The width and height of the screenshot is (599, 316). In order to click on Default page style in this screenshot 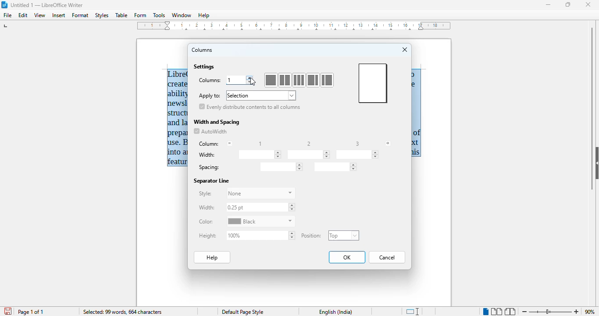, I will do `click(244, 312)`.